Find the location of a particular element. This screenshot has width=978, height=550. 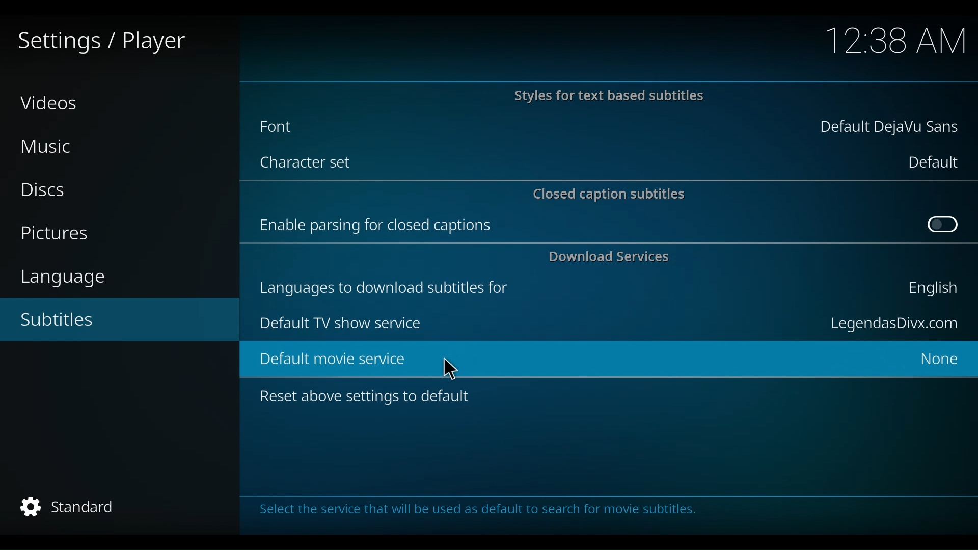

Styles for text based subtitles is located at coordinates (608, 97).